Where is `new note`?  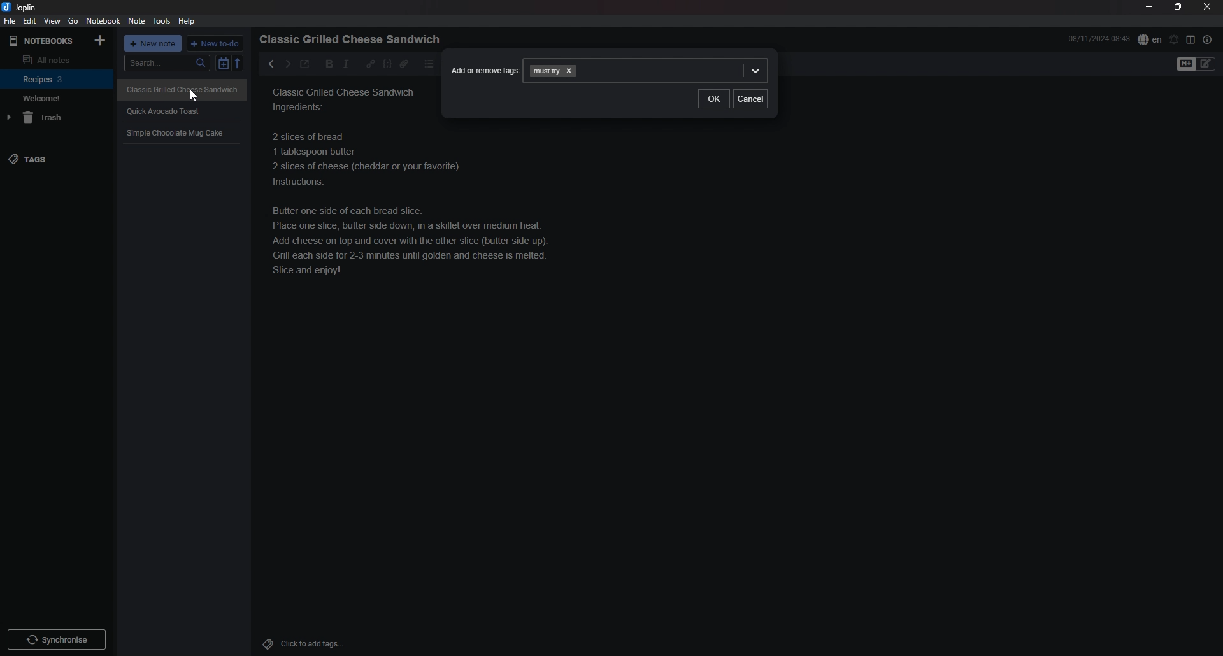
new note is located at coordinates (154, 43).